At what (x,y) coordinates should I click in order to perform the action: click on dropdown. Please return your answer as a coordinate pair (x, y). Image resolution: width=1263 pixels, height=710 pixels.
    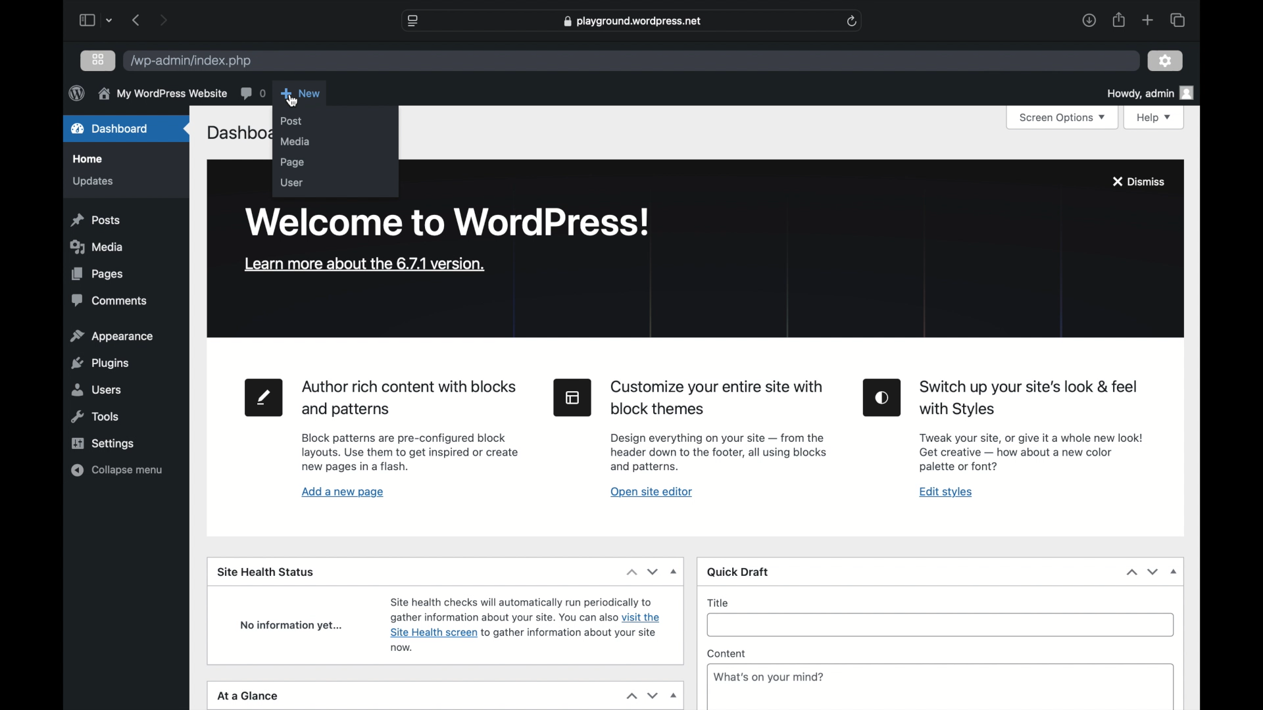
    Looking at the image, I should click on (643, 571).